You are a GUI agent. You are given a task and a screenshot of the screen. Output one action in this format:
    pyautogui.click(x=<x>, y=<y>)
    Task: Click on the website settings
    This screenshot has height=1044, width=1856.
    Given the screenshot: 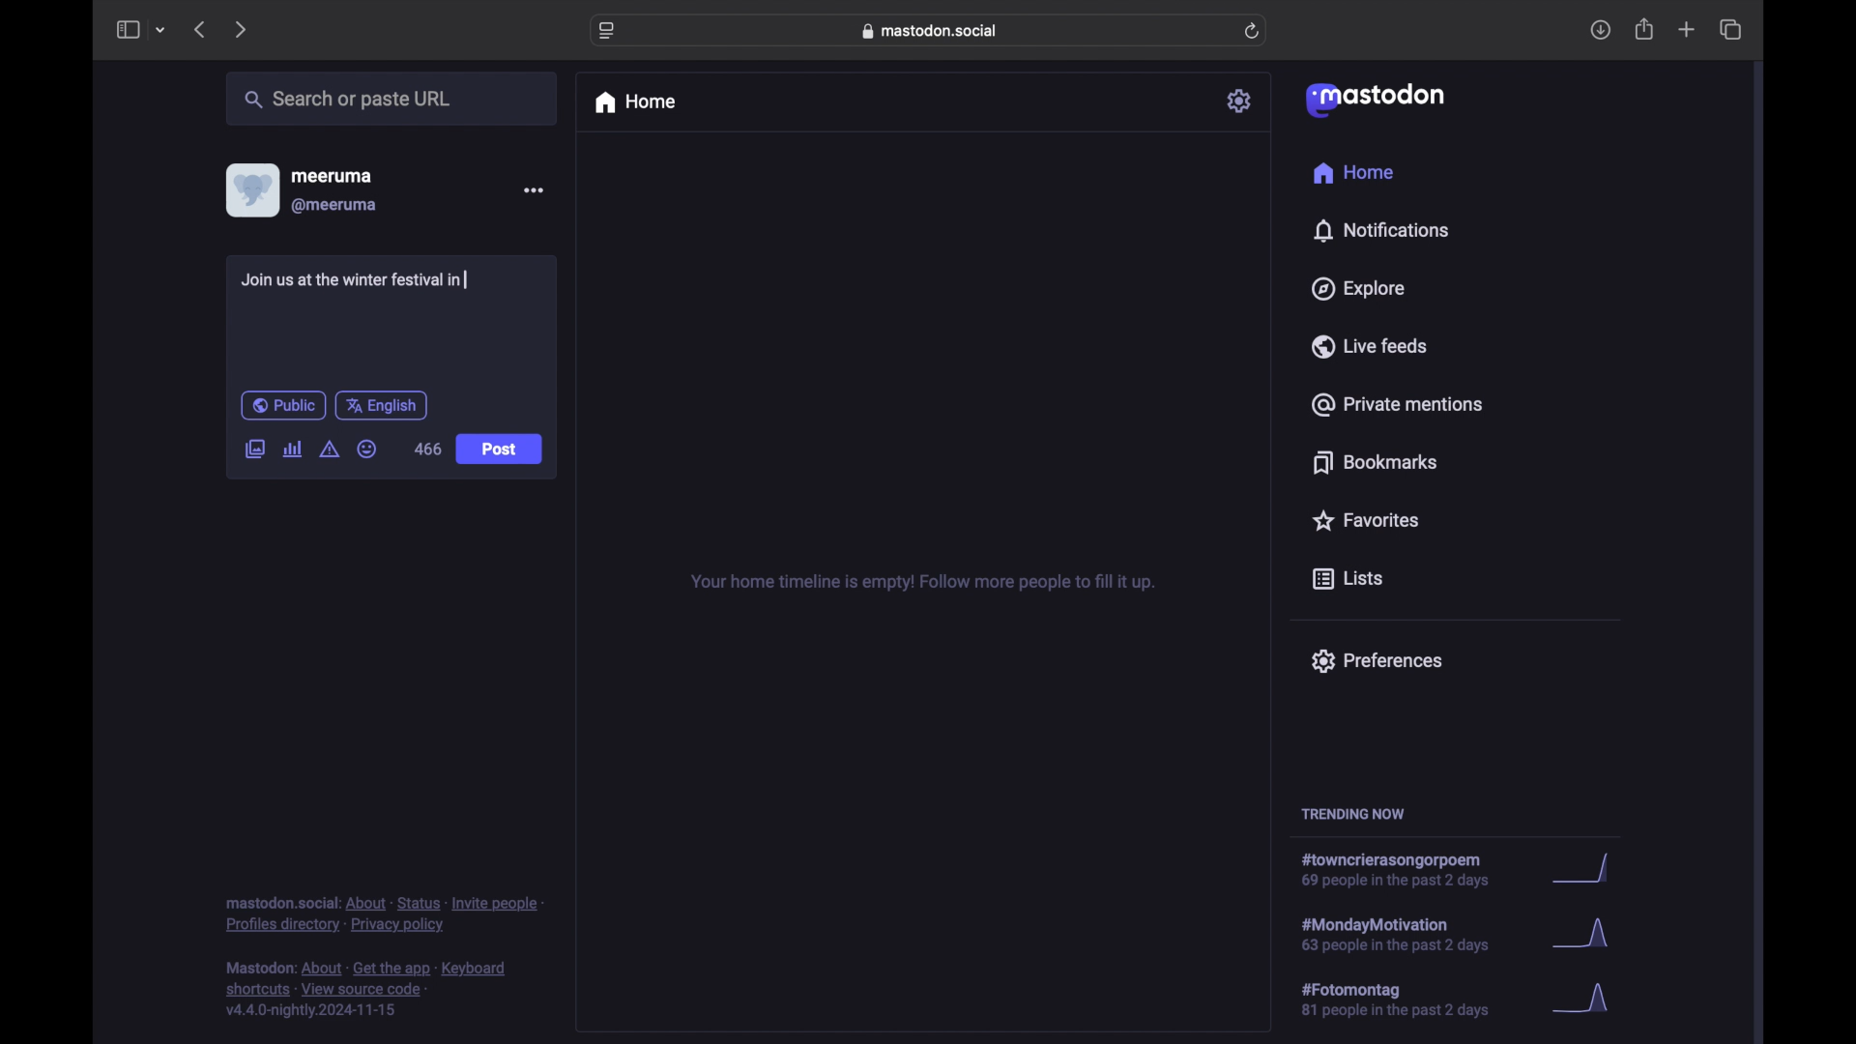 What is the action you would take?
    pyautogui.click(x=609, y=31)
    